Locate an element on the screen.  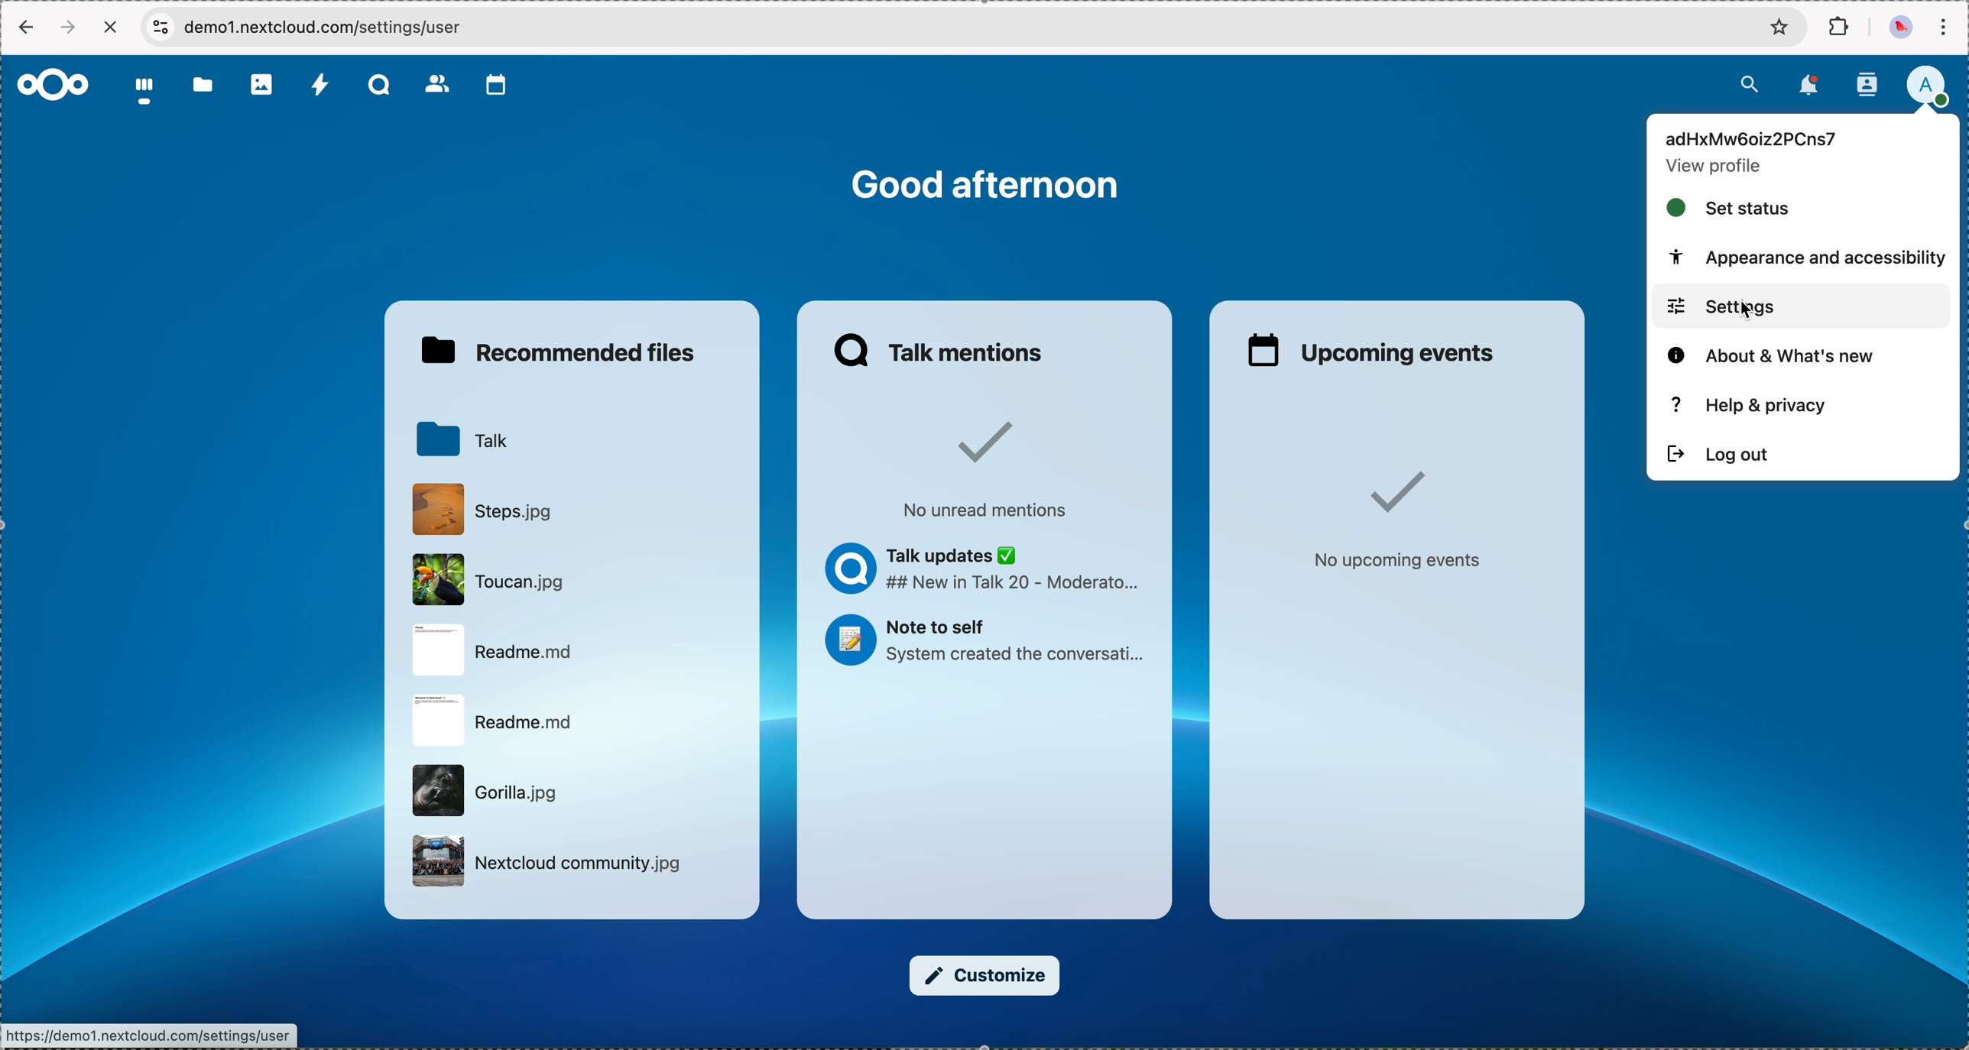
file is located at coordinates (485, 581).